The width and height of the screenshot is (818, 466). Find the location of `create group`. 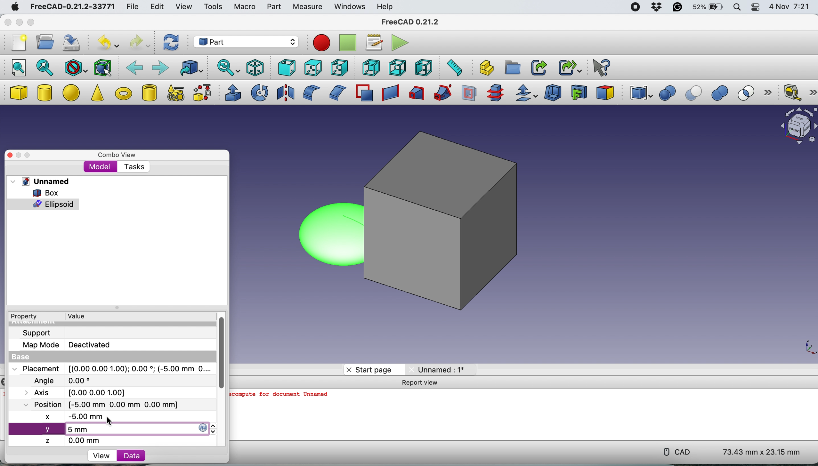

create group is located at coordinates (513, 67).